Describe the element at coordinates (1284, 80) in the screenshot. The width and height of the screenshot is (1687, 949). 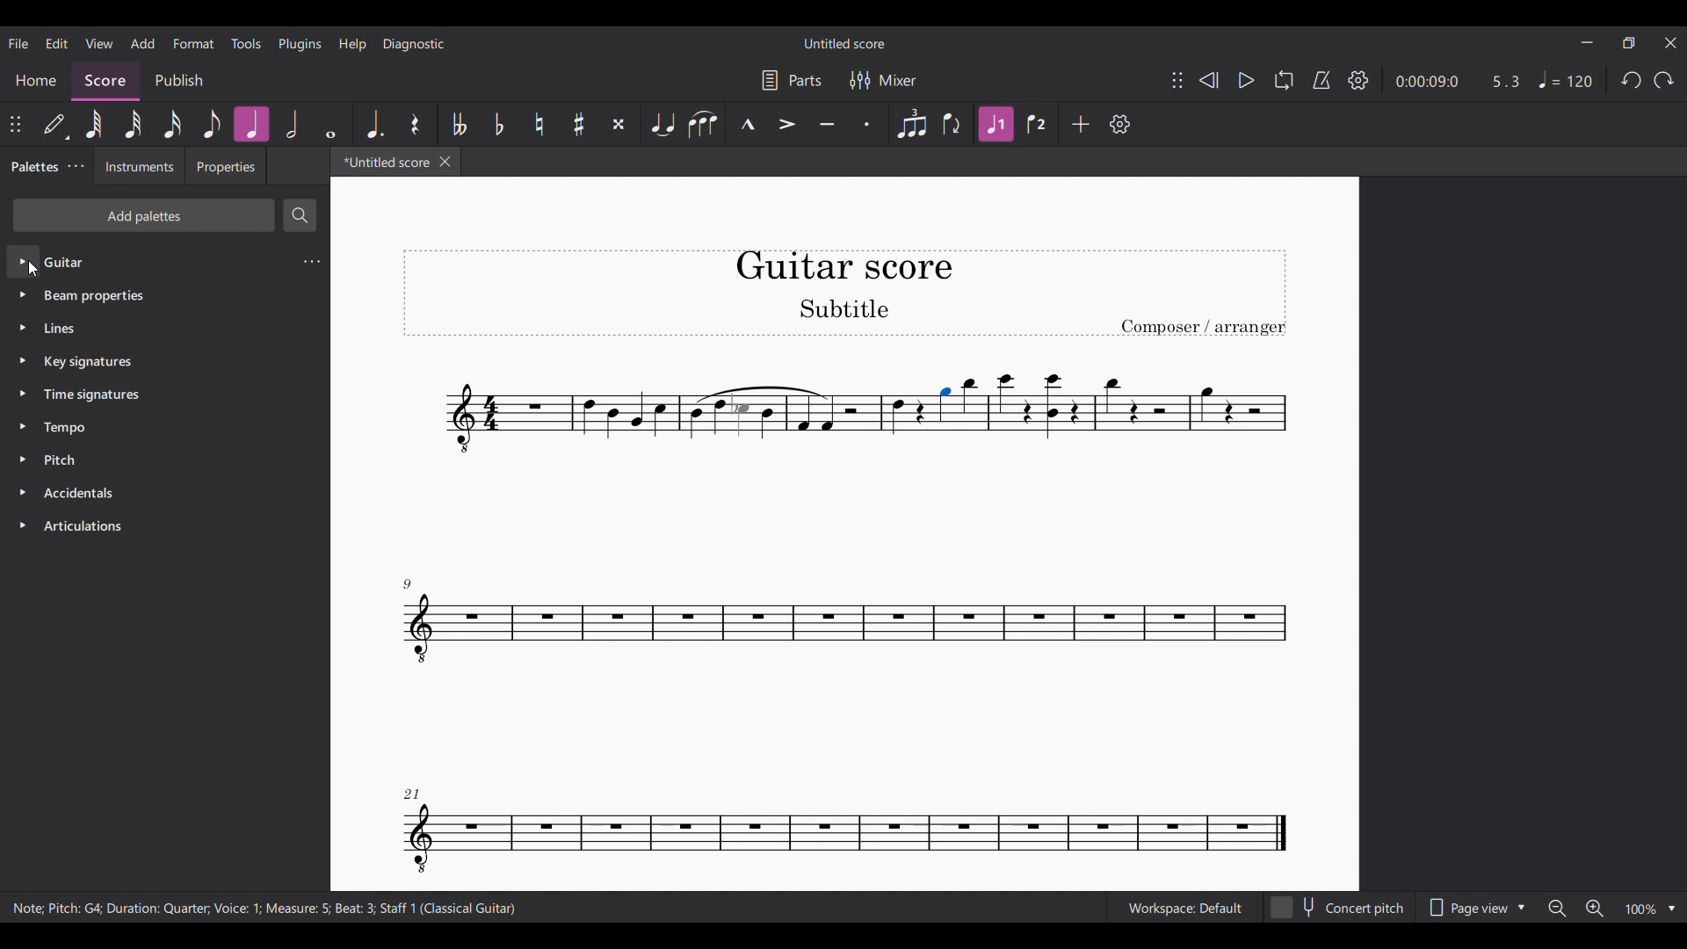
I see `Loop playback` at that location.